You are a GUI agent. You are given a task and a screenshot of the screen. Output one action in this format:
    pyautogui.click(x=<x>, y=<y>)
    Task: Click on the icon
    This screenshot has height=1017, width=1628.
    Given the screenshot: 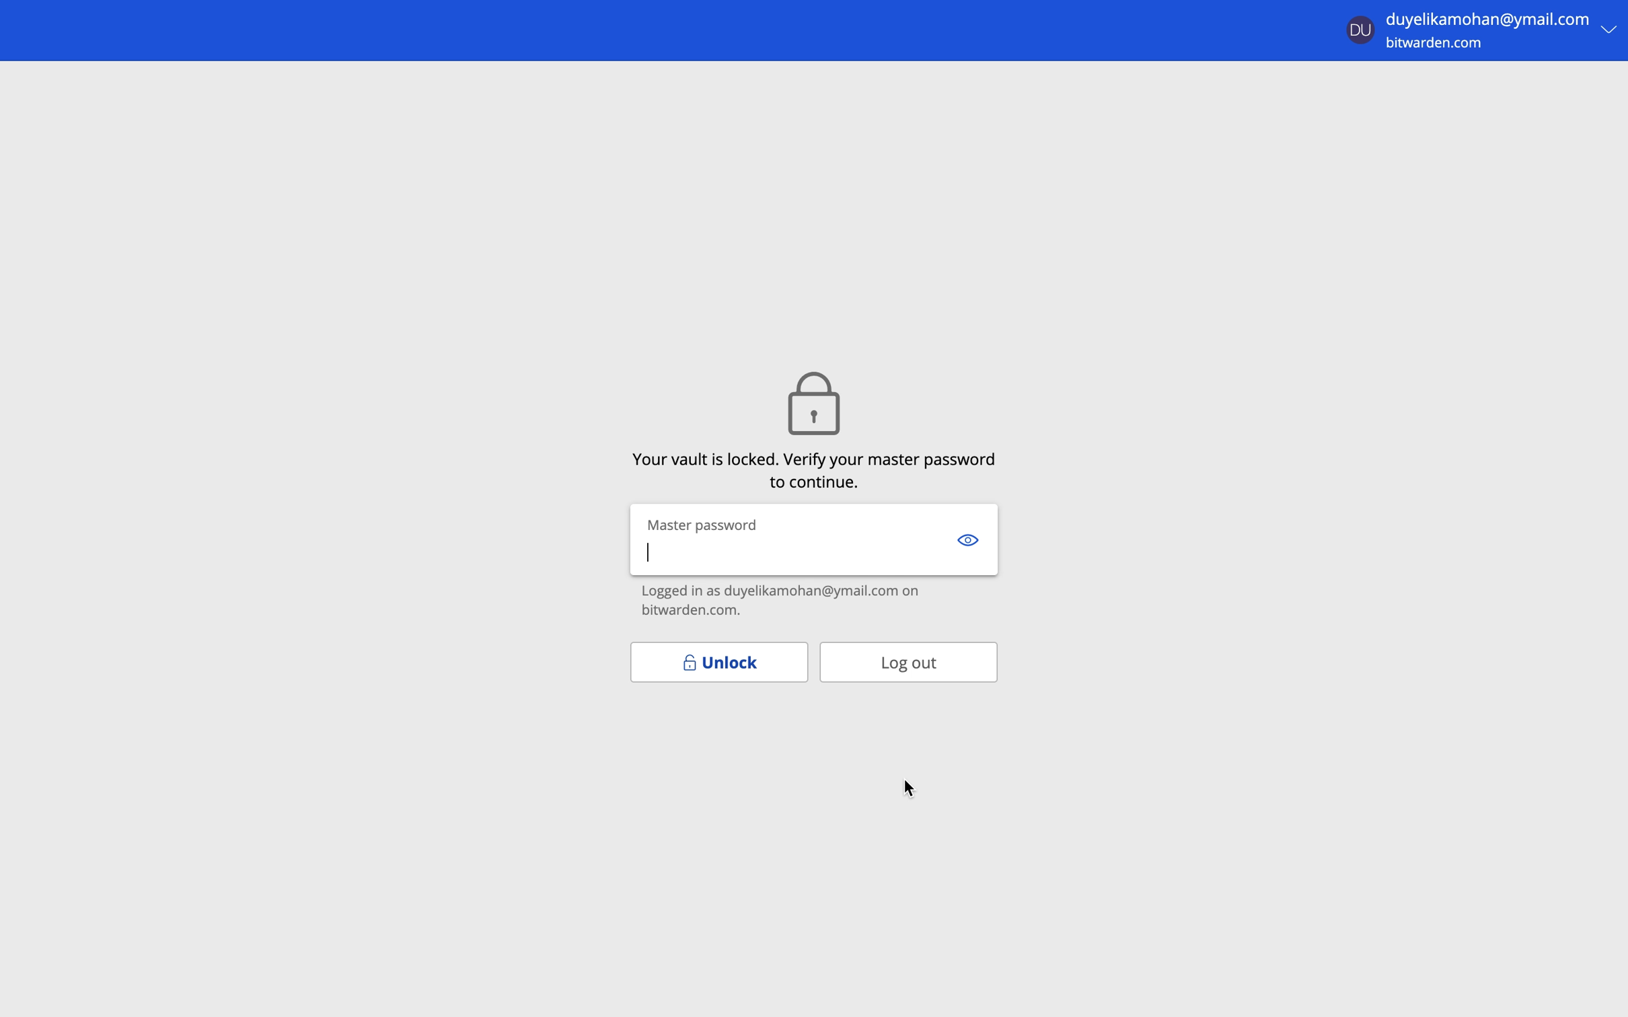 What is the action you would take?
    pyautogui.click(x=811, y=400)
    